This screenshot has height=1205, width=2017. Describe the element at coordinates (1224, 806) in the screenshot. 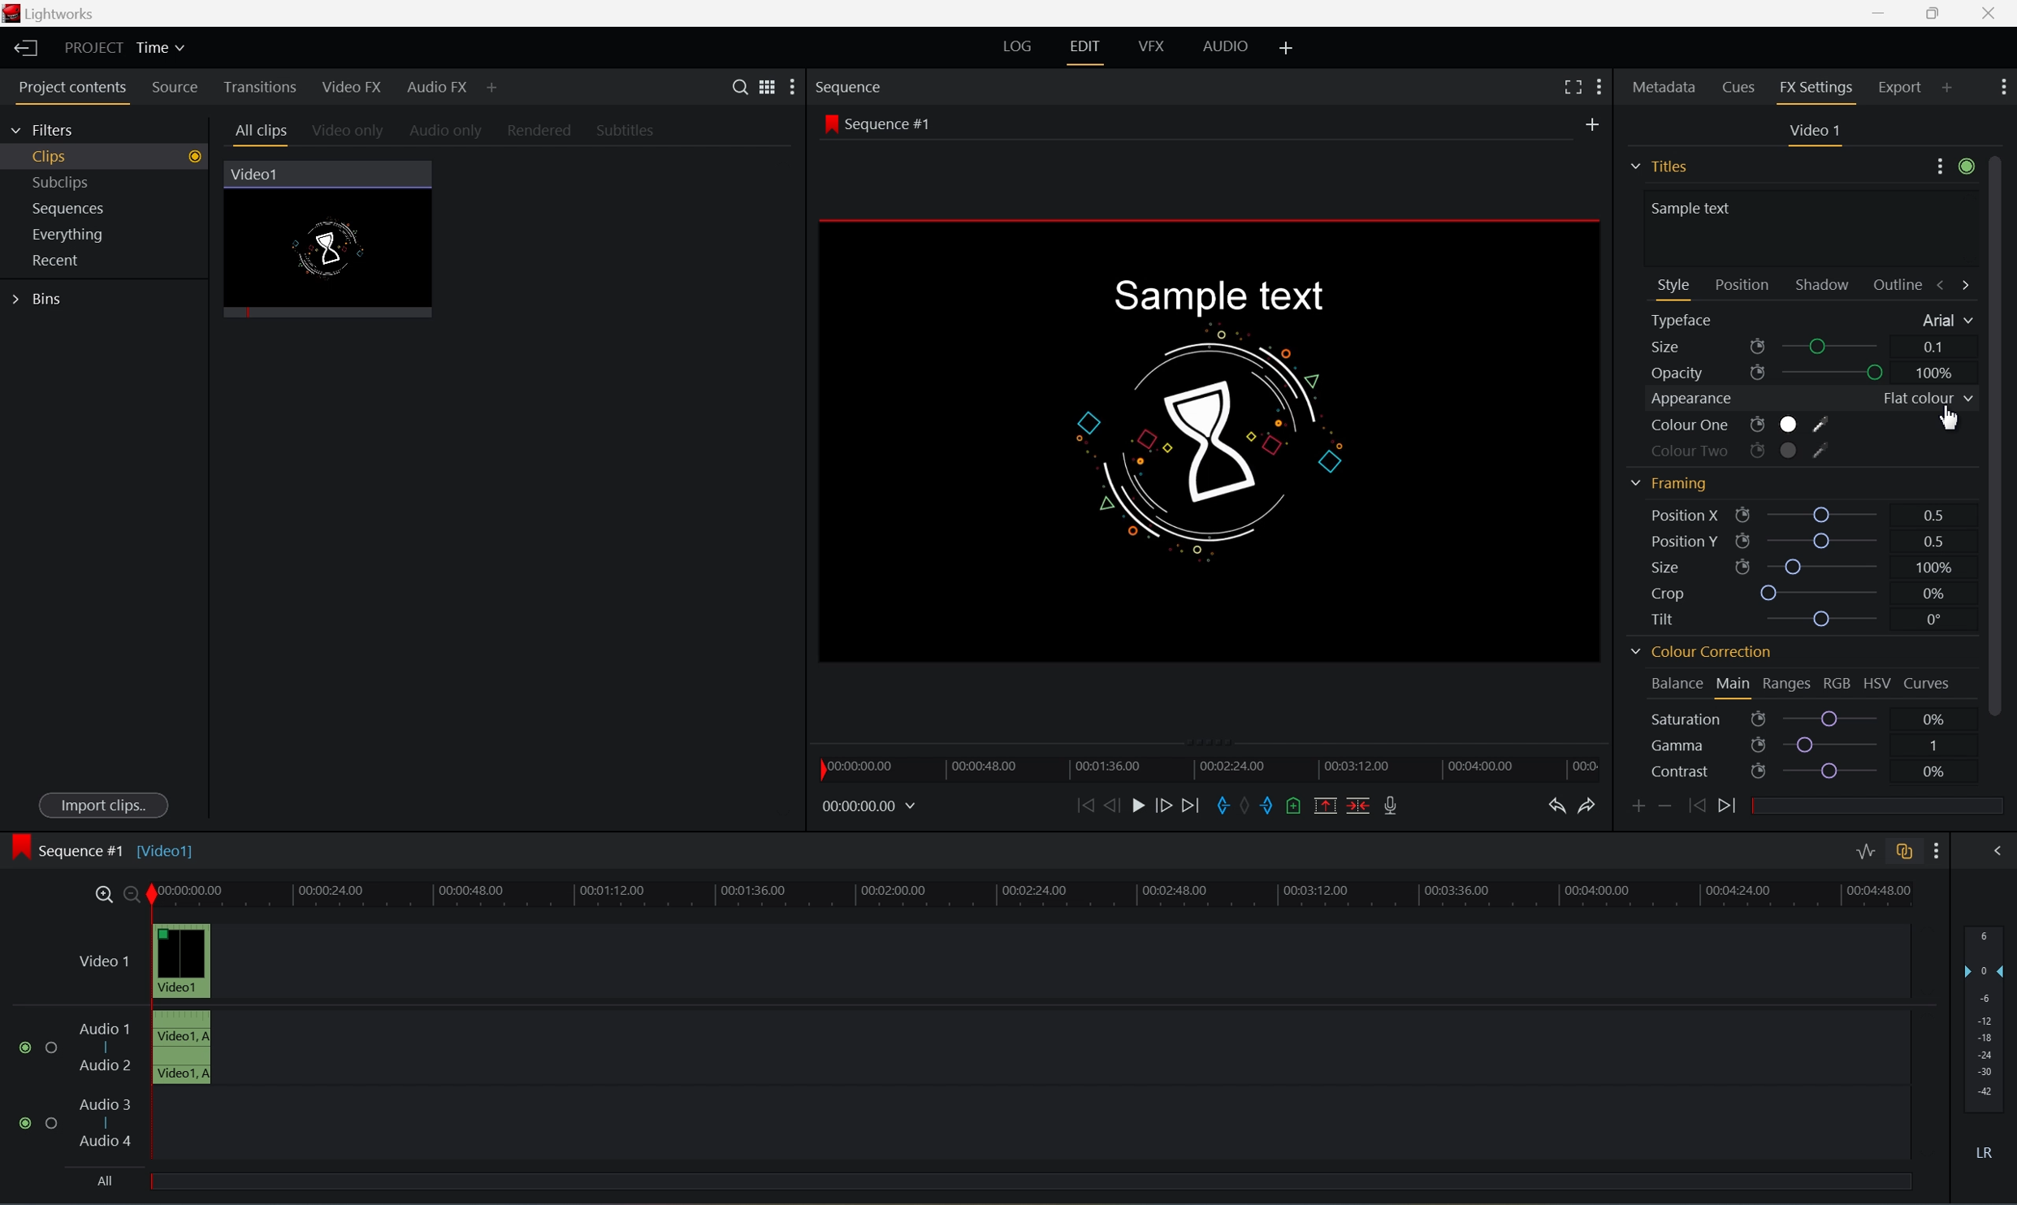

I see `Add an 'in' mark at the current position` at that location.